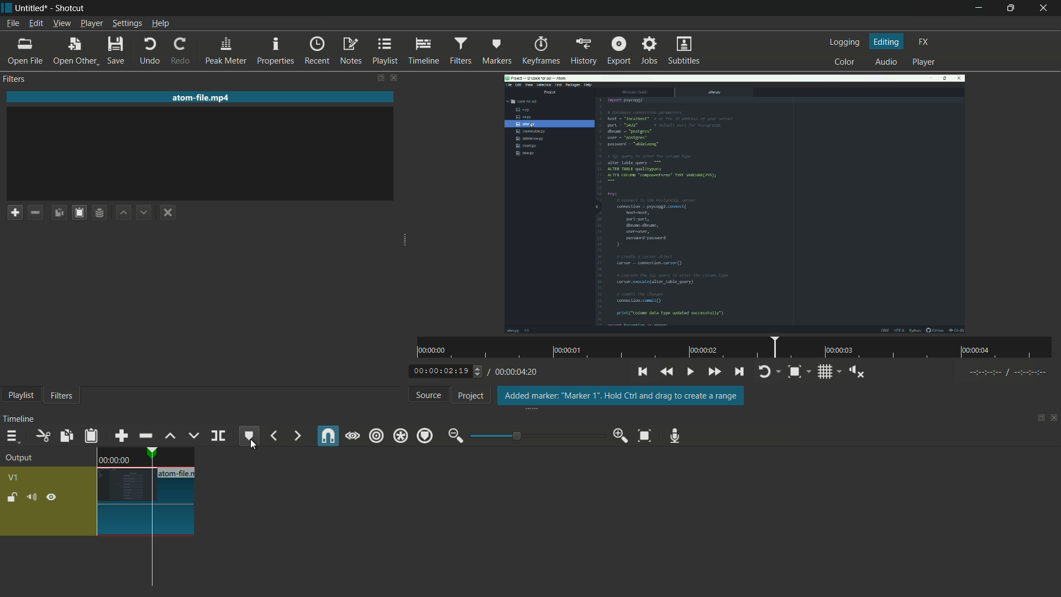 This screenshot has width=1061, height=597. Describe the element at coordinates (459, 51) in the screenshot. I see `filters` at that location.